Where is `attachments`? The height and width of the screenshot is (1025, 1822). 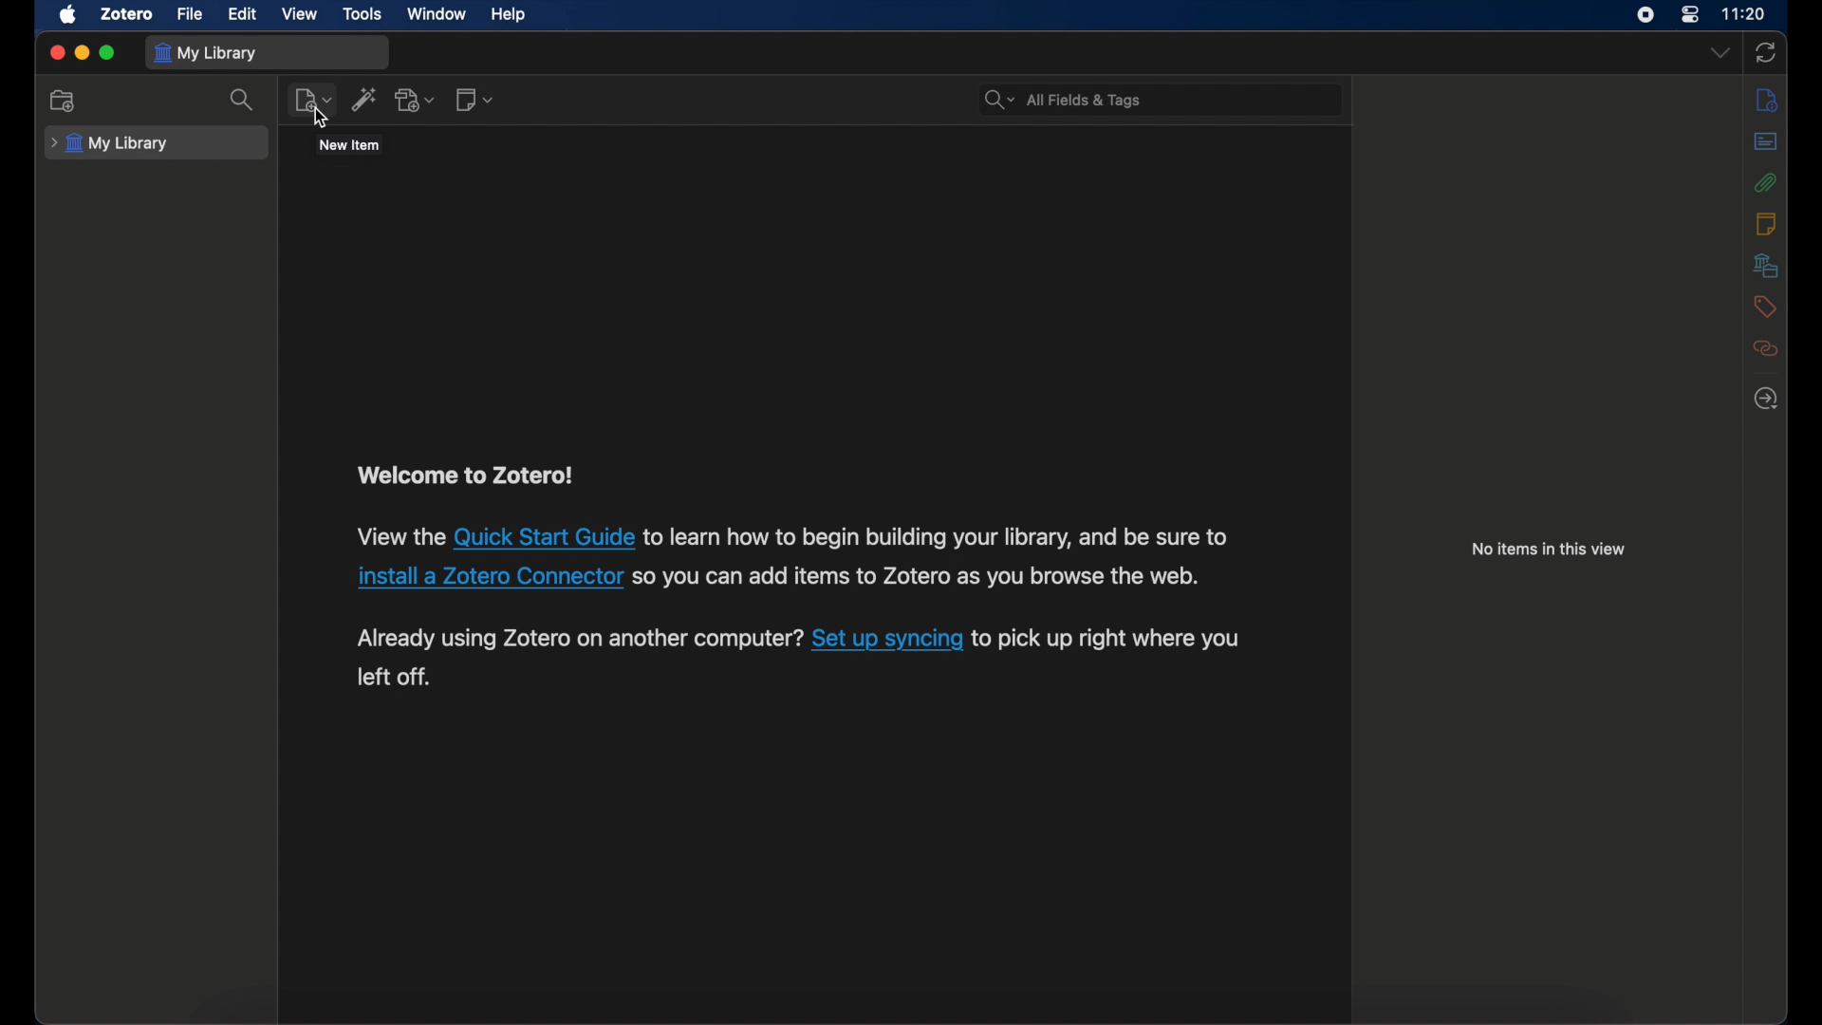 attachments is located at coordinates (1765, 182).